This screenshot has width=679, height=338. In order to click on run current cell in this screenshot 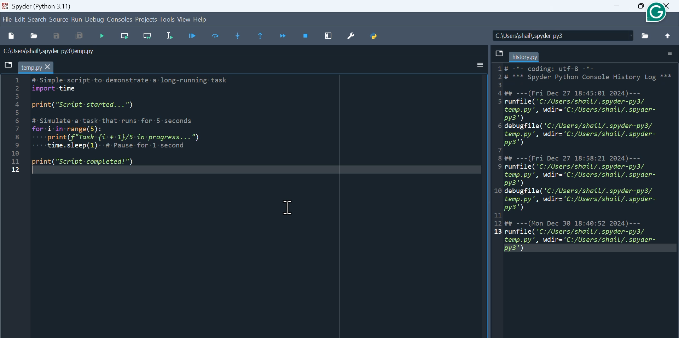, I will do `click(191, 35)`.